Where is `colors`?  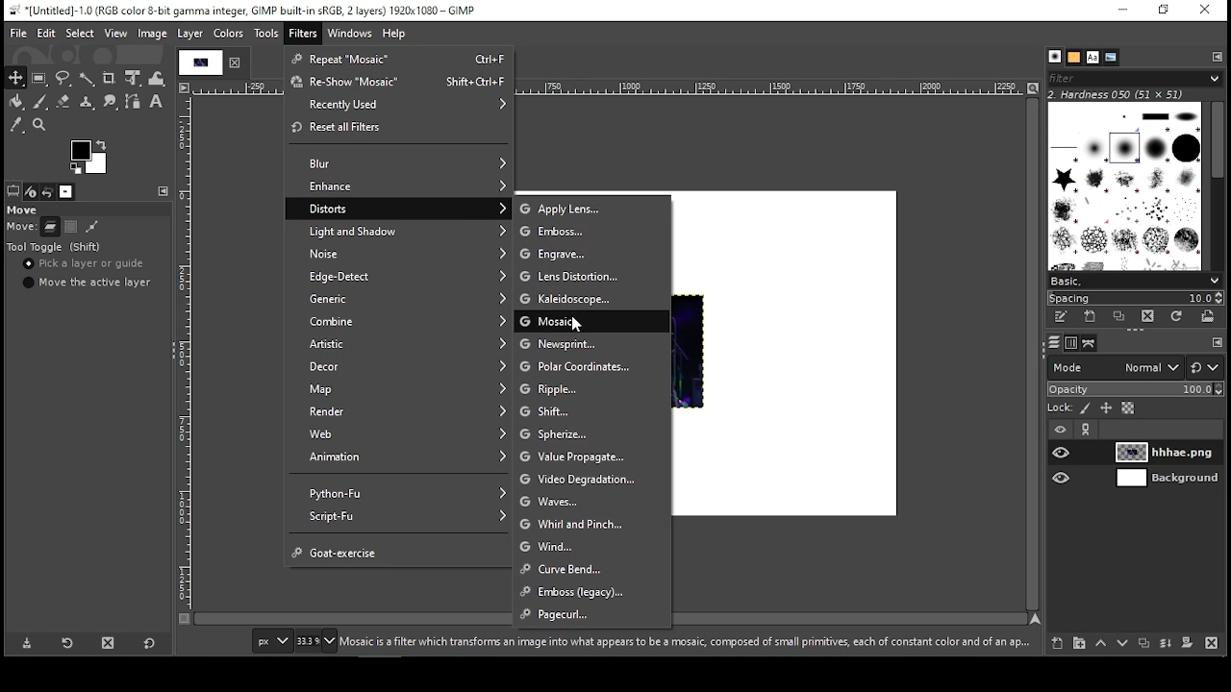 colors is located at coordinates (228, 34).